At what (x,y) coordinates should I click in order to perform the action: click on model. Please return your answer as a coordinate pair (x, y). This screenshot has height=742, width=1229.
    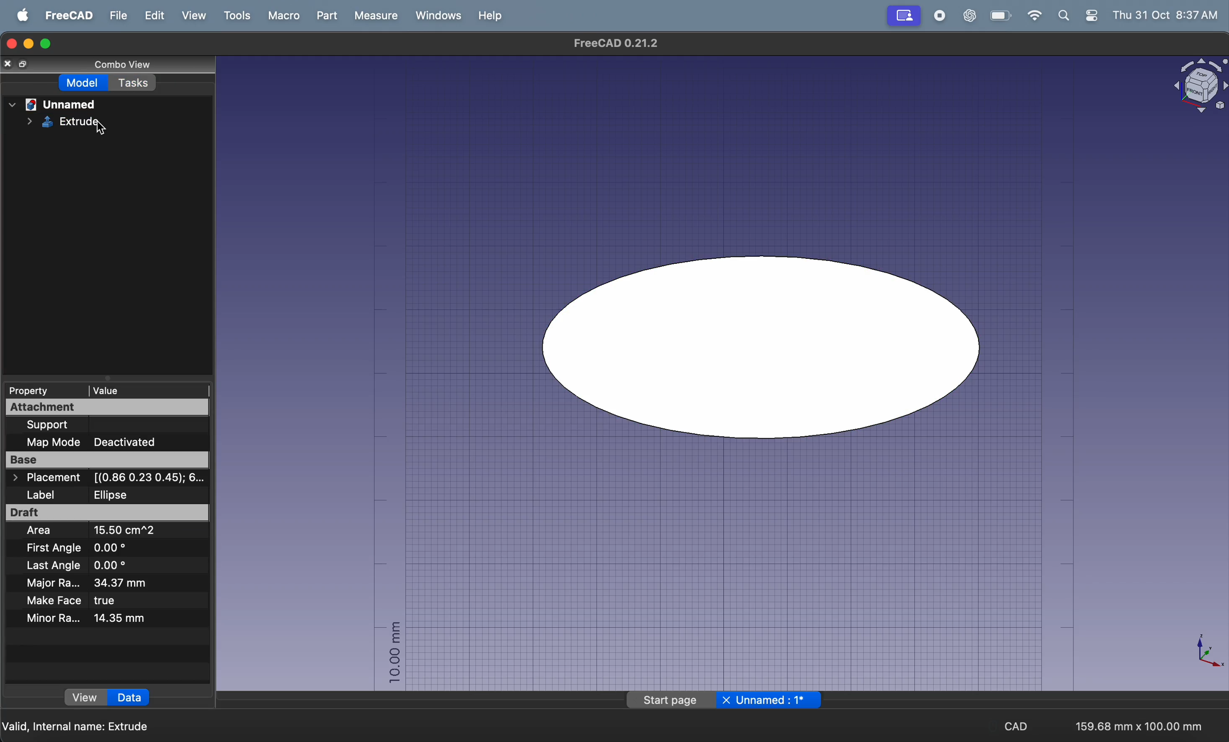
    Looking at the image, I should click on (81, 85).